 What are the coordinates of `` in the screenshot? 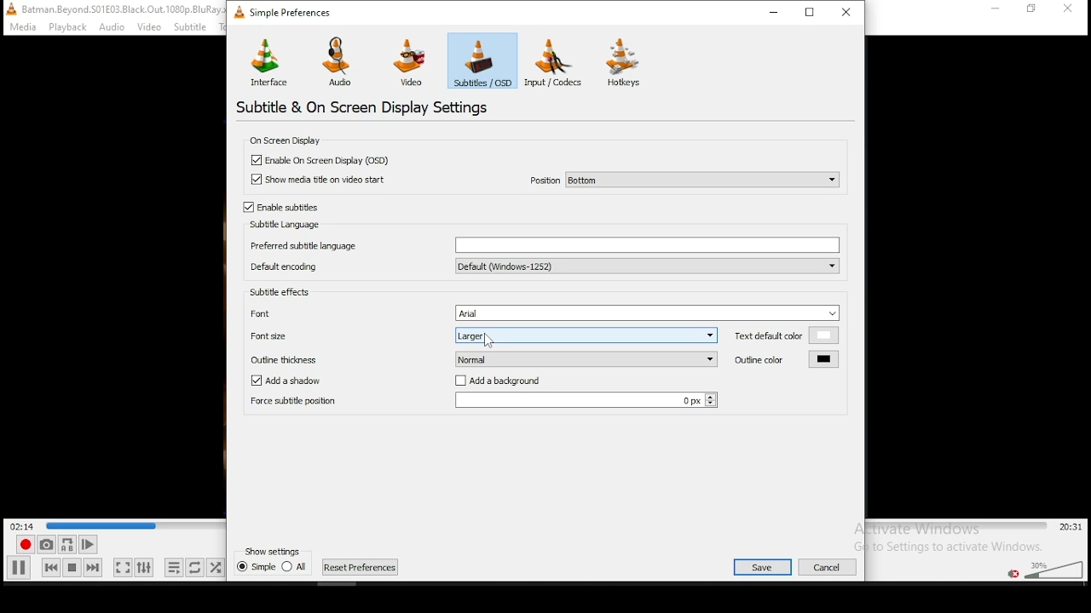 It's located at (111, 9).